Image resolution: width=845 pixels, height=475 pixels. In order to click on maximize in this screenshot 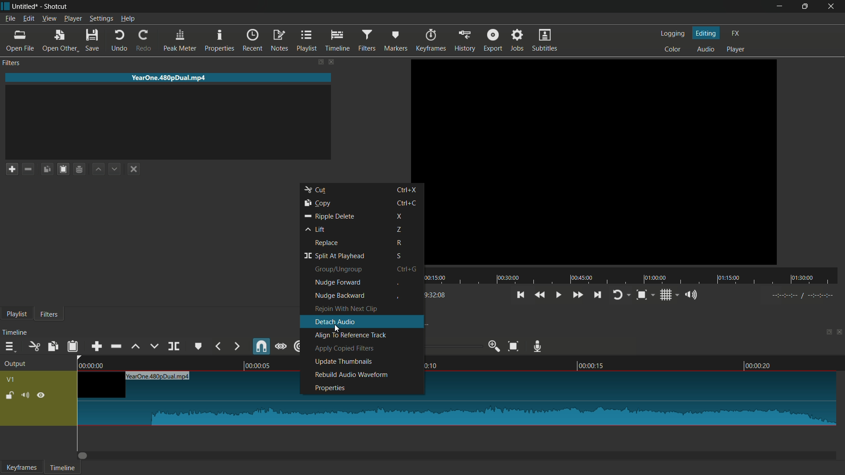, I will do `click(805, 6)`.